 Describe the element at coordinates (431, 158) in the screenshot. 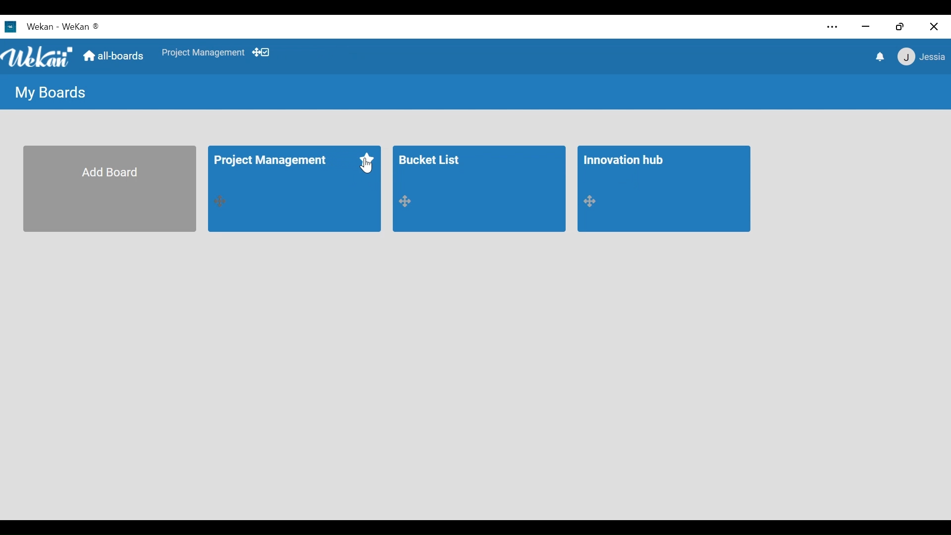

I see `Board Title` at that location.